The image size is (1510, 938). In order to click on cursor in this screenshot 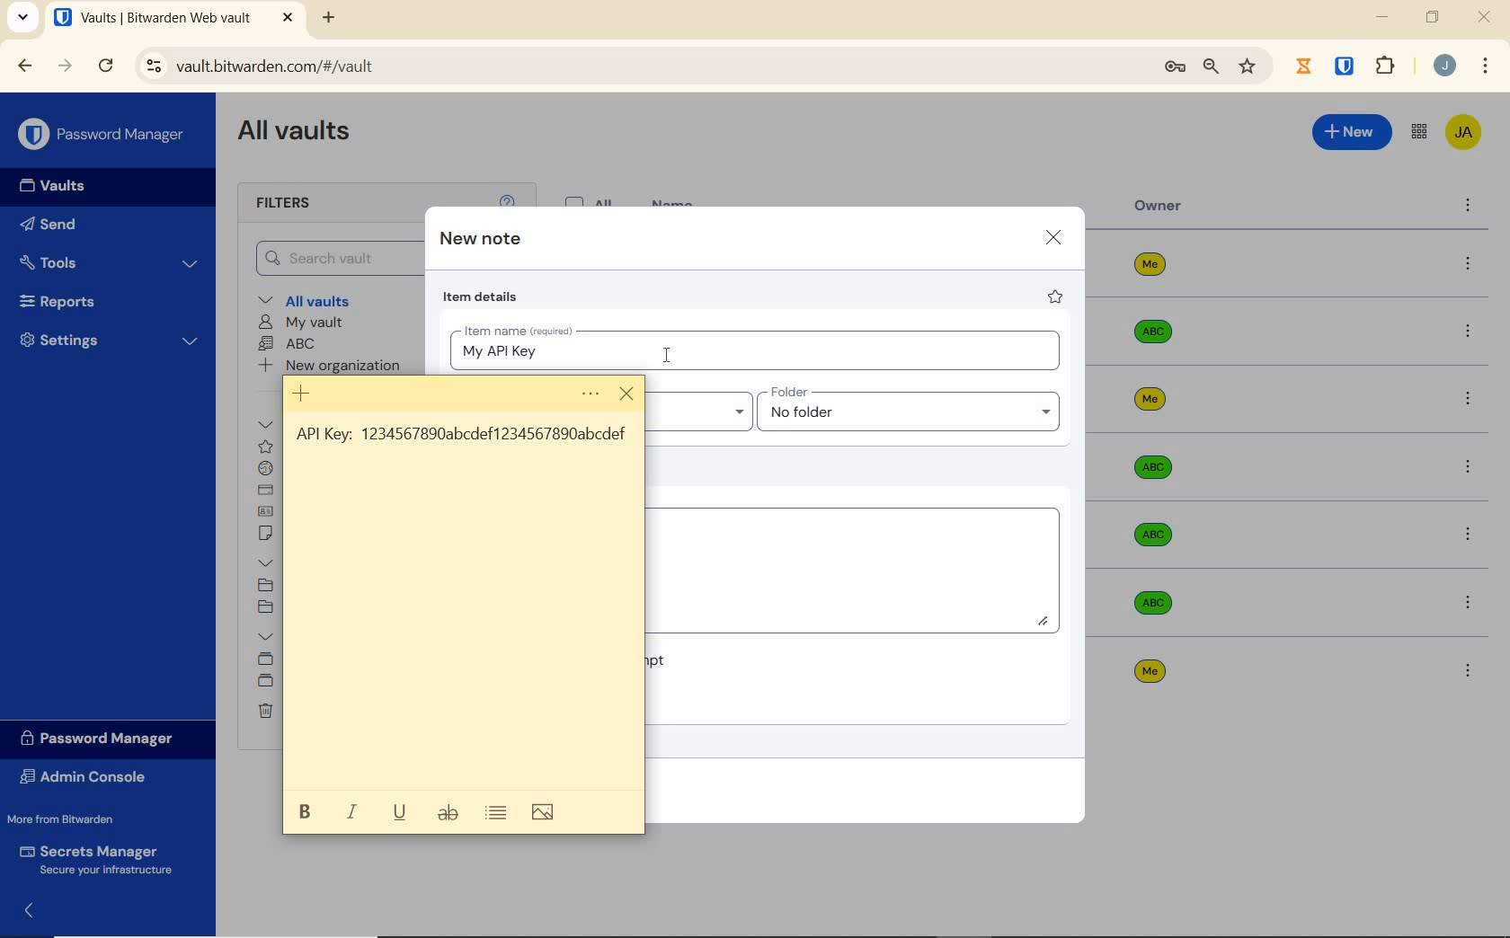, I will do `click(668, 355)`.